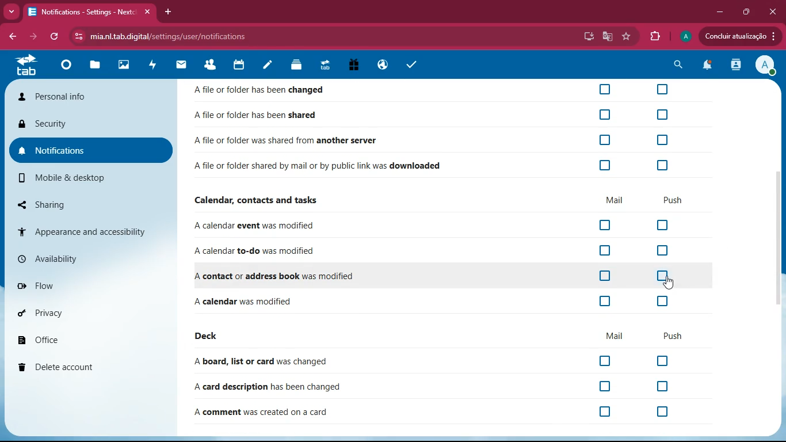  I want to click on notes, so click(268, 66).